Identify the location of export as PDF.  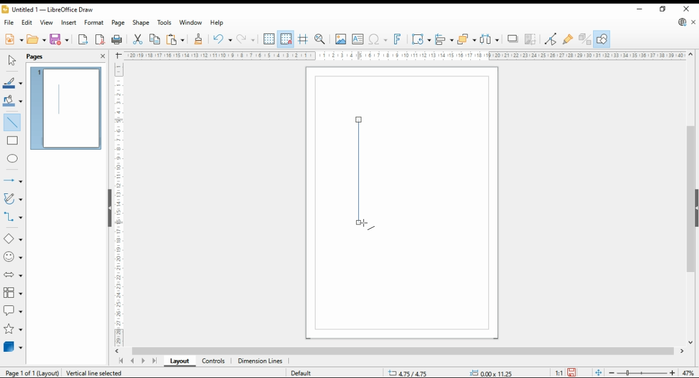
(100, 39).